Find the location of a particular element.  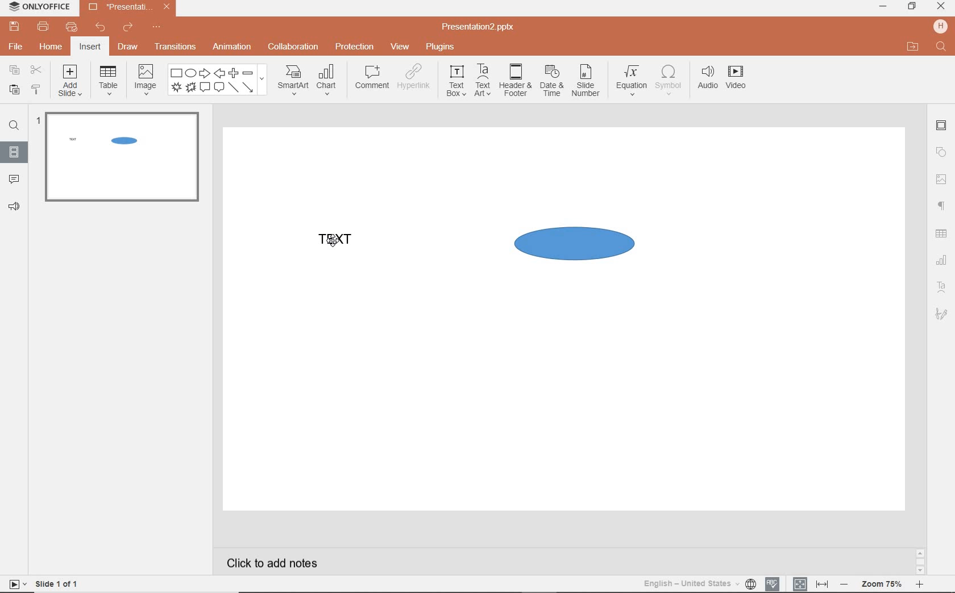

TEXT FIELD is located at coordinates (340, 251).